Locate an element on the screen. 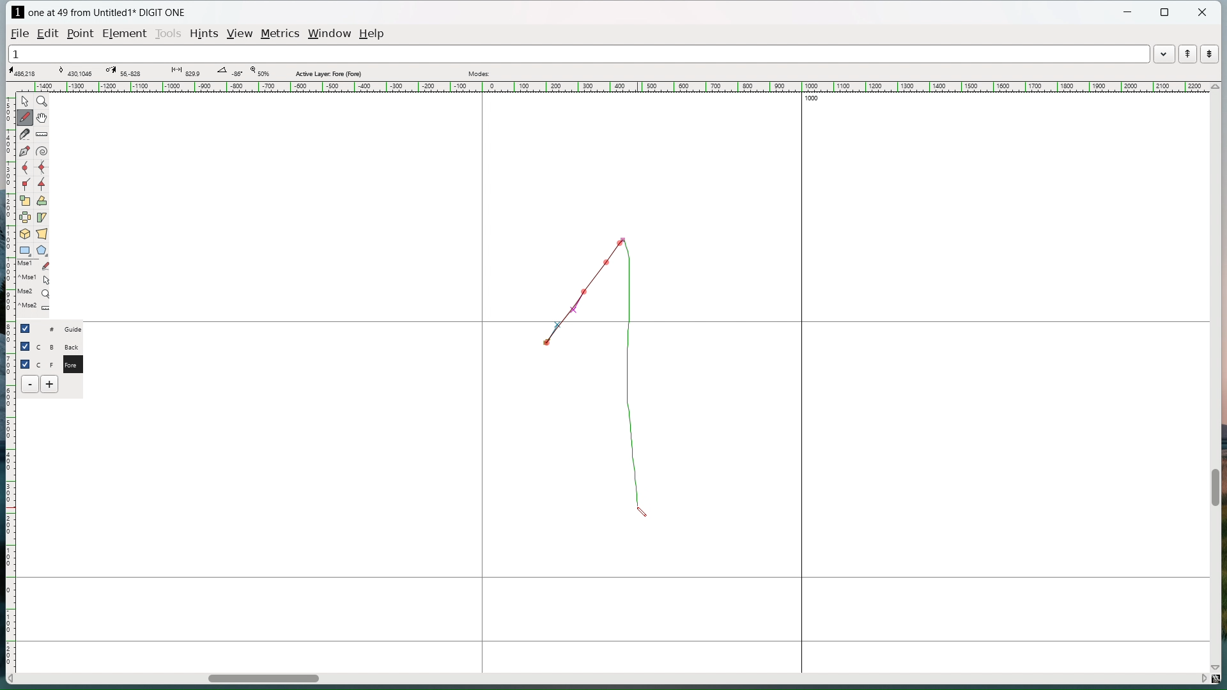 This screenshot has height=690, width=1227. file is located at coordinates (20, 33).